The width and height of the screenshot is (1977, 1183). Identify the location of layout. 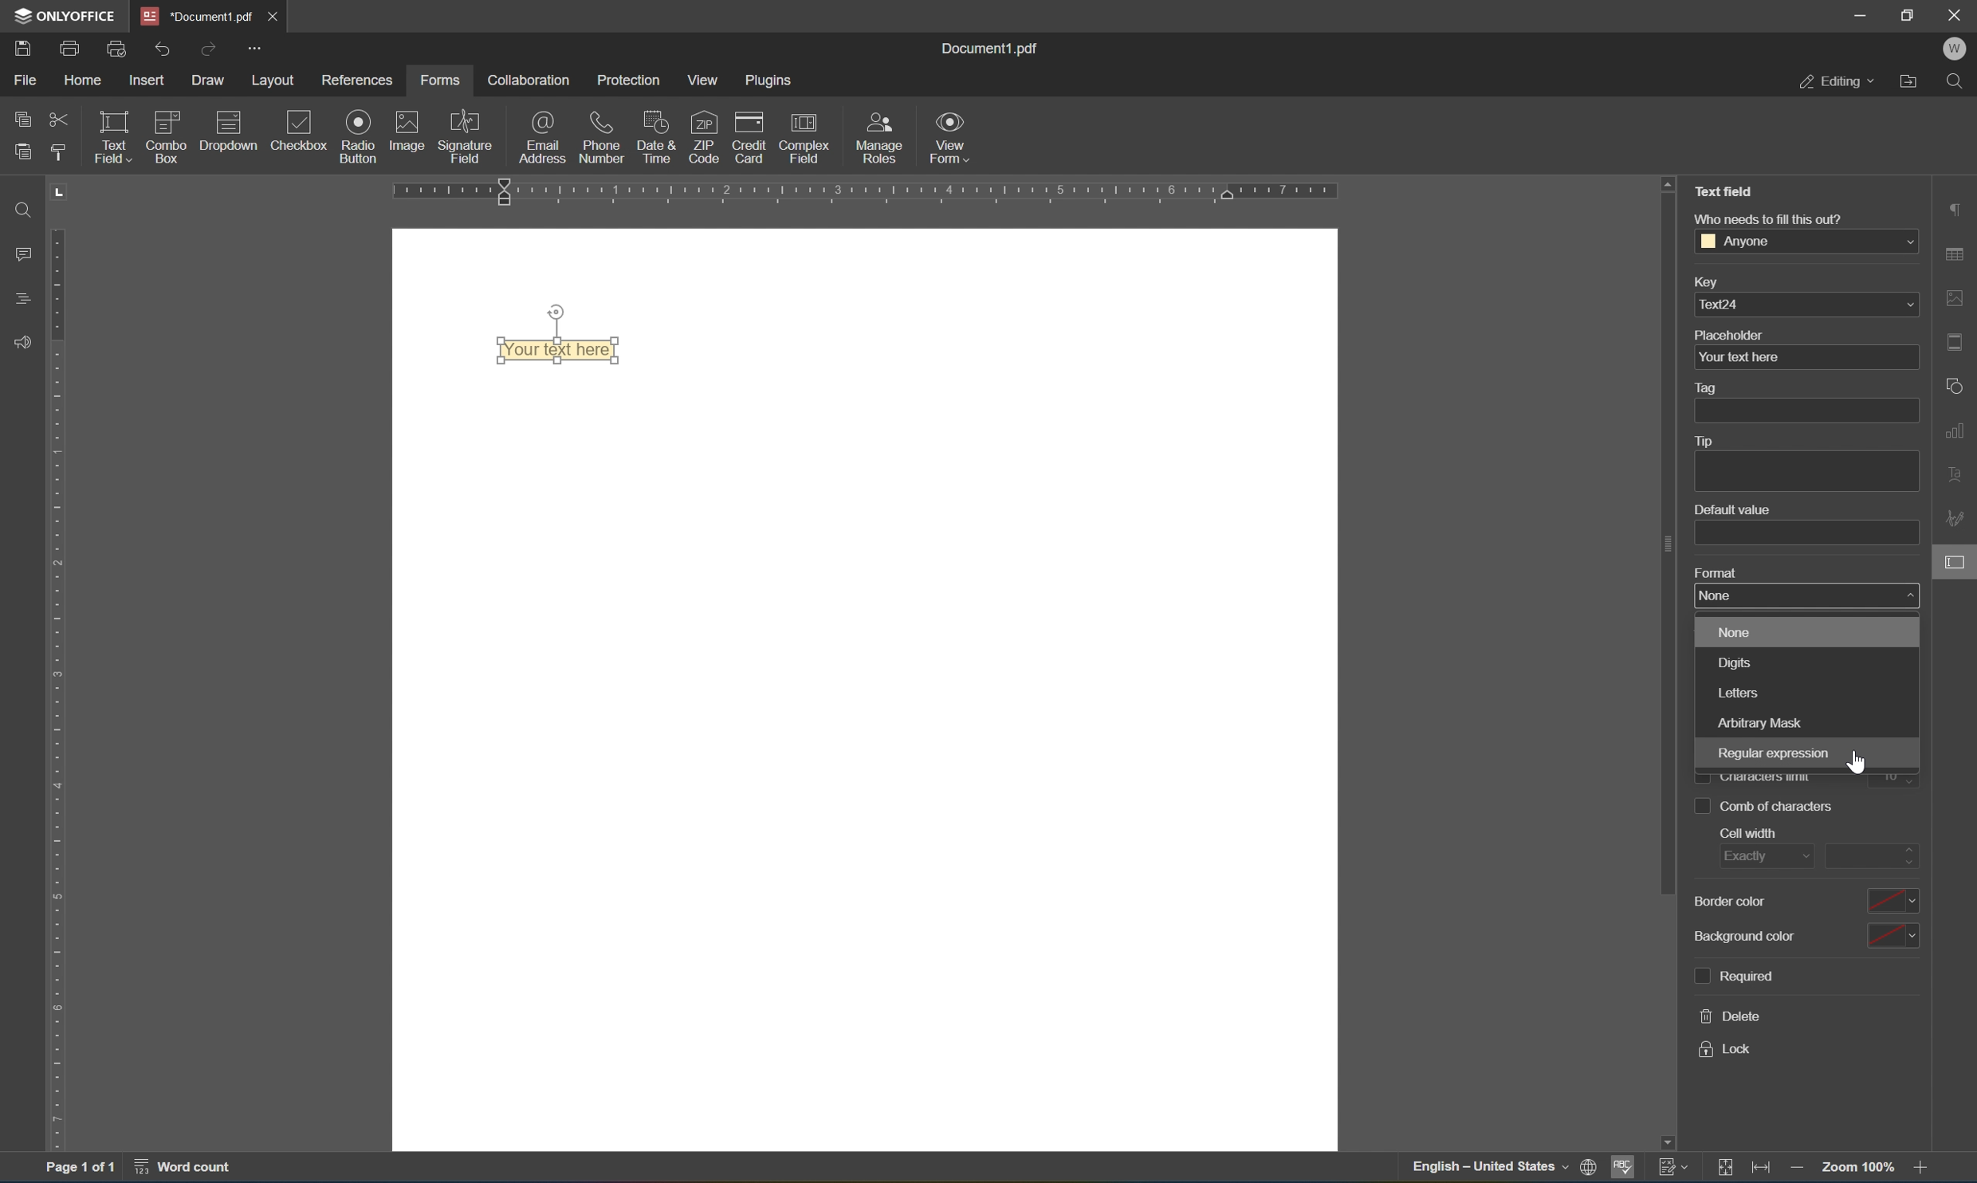
(277, 81).